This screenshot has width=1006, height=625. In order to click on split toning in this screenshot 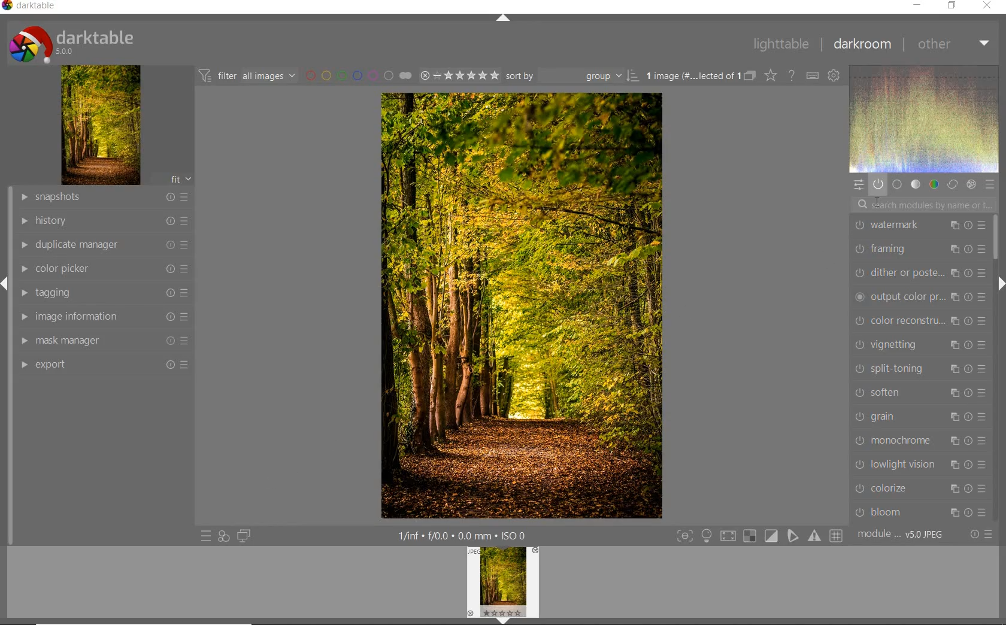, I will do `click(921, 370)`.